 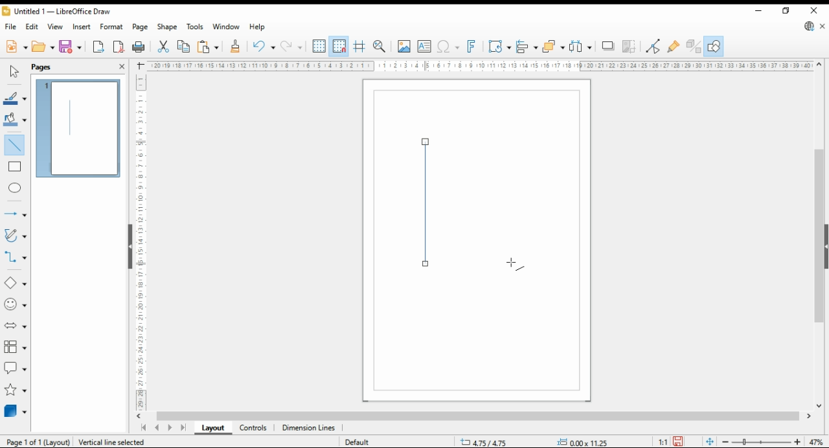 I want to click on page 1 of 1, so click(x=36, y=442).